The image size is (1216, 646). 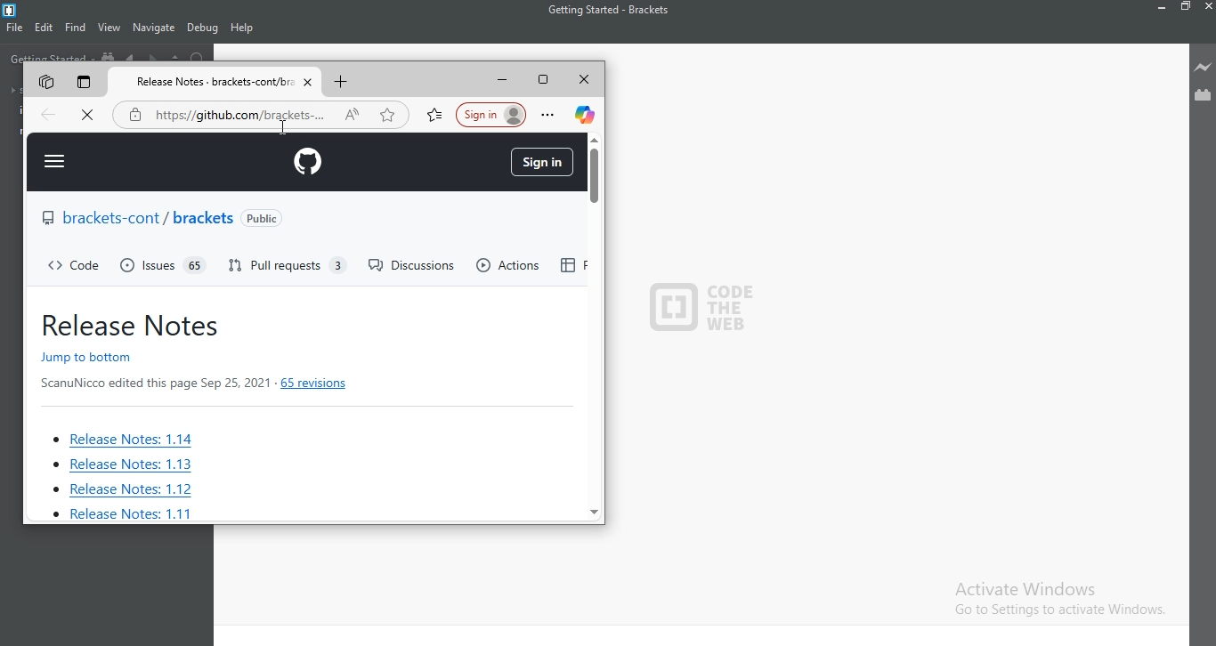 What do you see at coordinates (548, 83) in the screenshot?
I see `restore` at bounding box center [548, 83].